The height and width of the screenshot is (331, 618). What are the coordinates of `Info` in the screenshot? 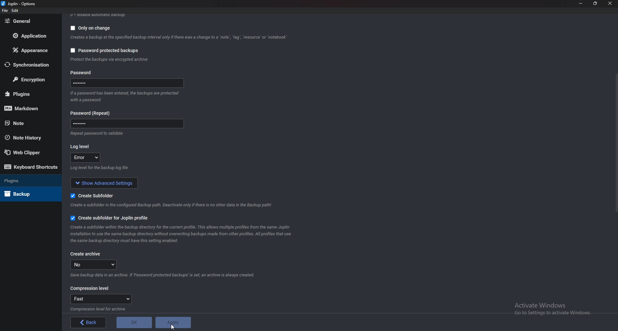 It's located at (100, 309).